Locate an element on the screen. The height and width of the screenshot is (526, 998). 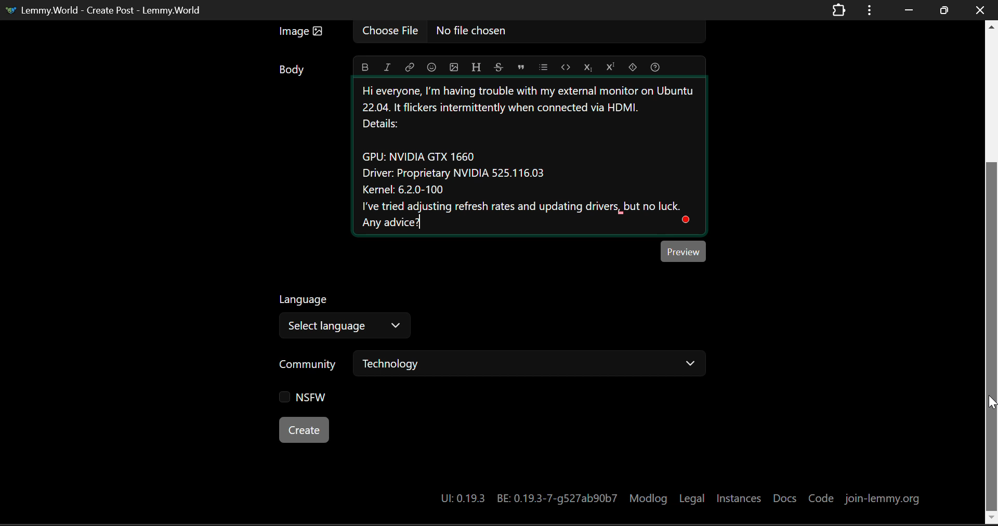
MOUSE_UP Cursor Position is located at coordinates (992, 402).